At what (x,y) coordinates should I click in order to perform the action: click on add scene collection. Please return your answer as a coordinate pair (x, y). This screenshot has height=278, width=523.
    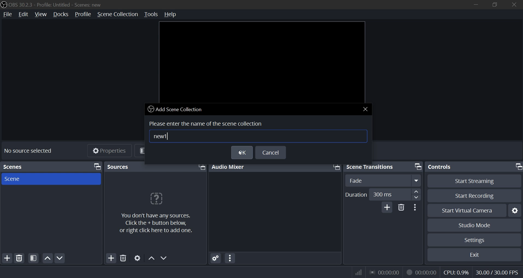
    Looking at the image, I should click on (176, 109).